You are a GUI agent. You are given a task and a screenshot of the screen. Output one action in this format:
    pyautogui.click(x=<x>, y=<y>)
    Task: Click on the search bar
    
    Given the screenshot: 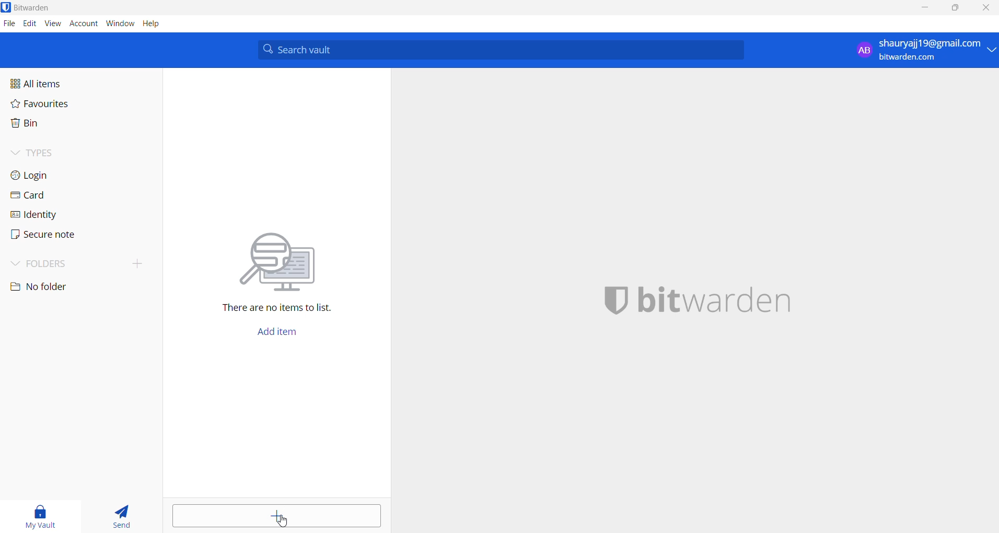 What is the action you would take?
    pyautogui.click(x=505, y=50)
    